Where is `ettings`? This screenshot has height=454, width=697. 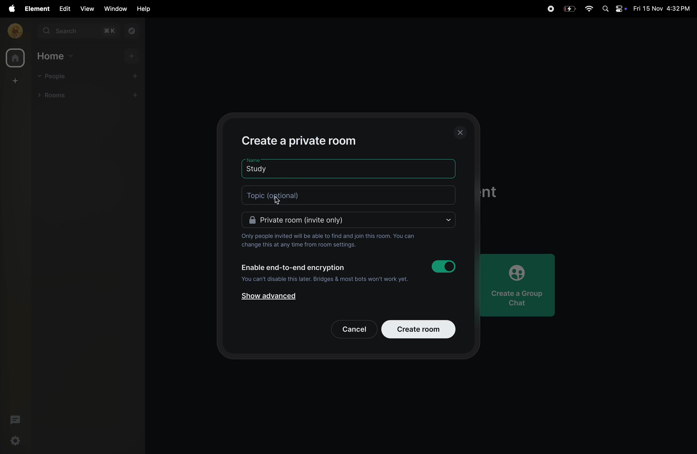
ettings is located at coordinates (16, 441).